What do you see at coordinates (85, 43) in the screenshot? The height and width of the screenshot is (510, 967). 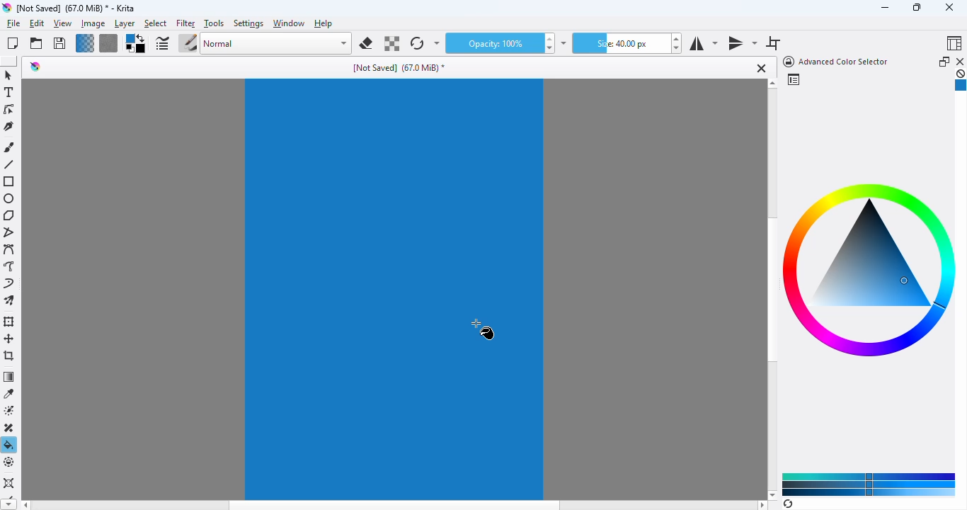 I see `fill gradients` at bounding box center [85, 43].